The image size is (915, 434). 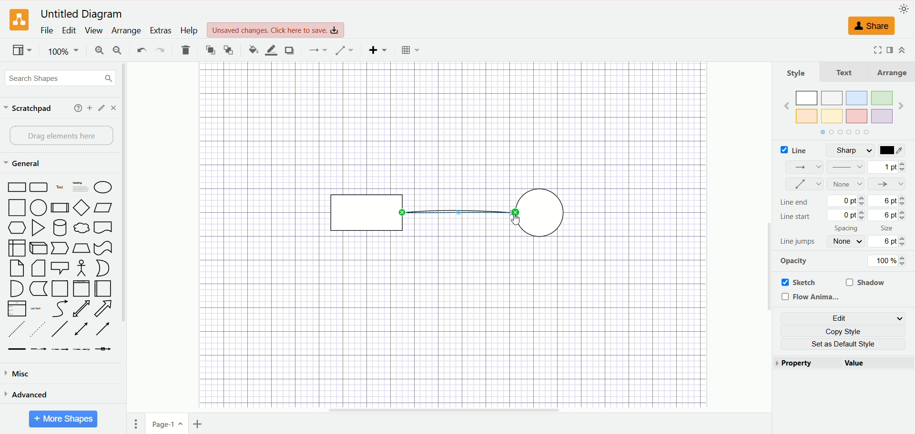 What do you see at coordinates (867, 282) in the screenshot?
I see `shadow` at bounding box center [867, 282].